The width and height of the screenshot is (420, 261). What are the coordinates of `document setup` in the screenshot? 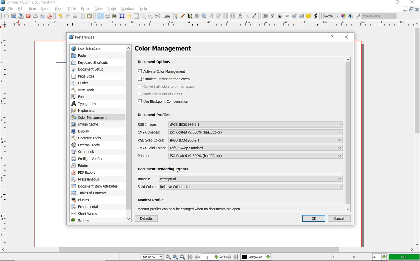 It's located at (88, 69).